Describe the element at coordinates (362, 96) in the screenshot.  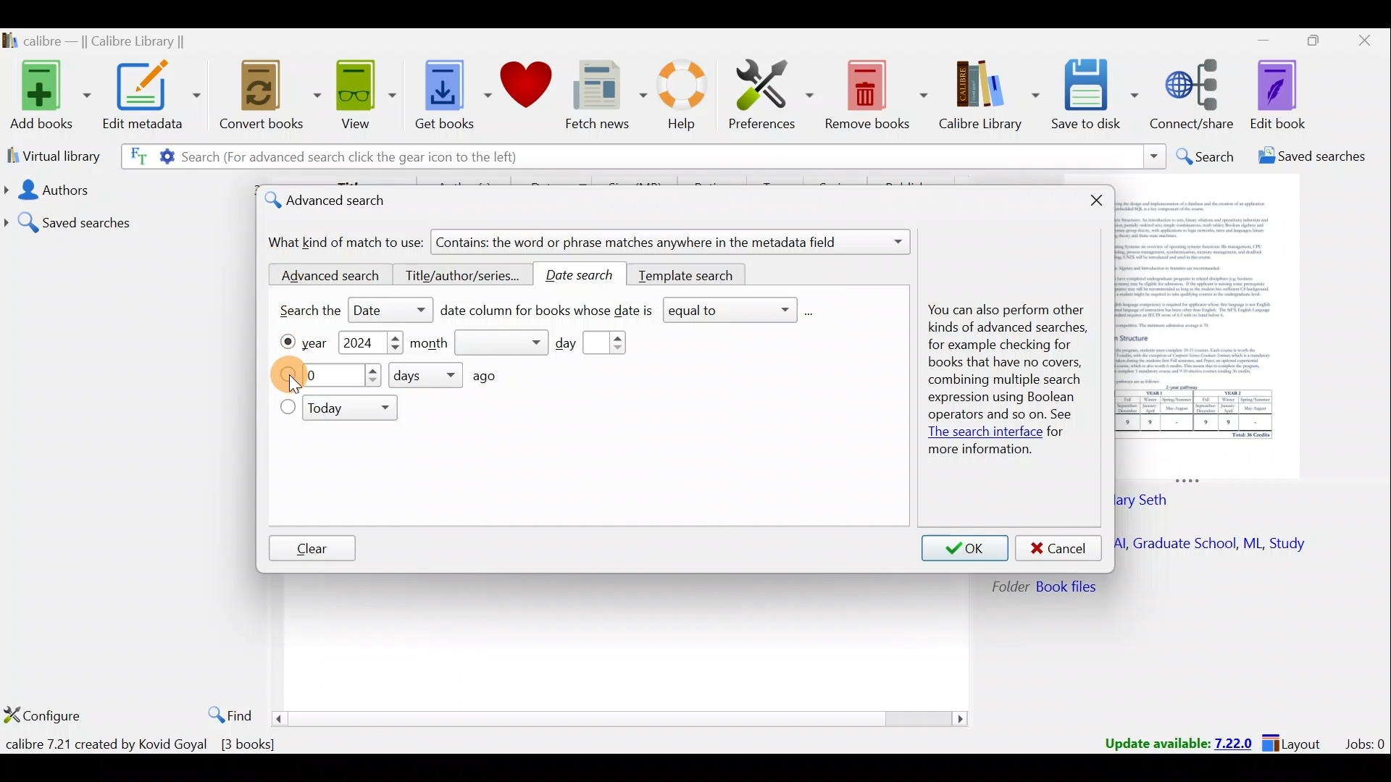
I see `View` at that location.